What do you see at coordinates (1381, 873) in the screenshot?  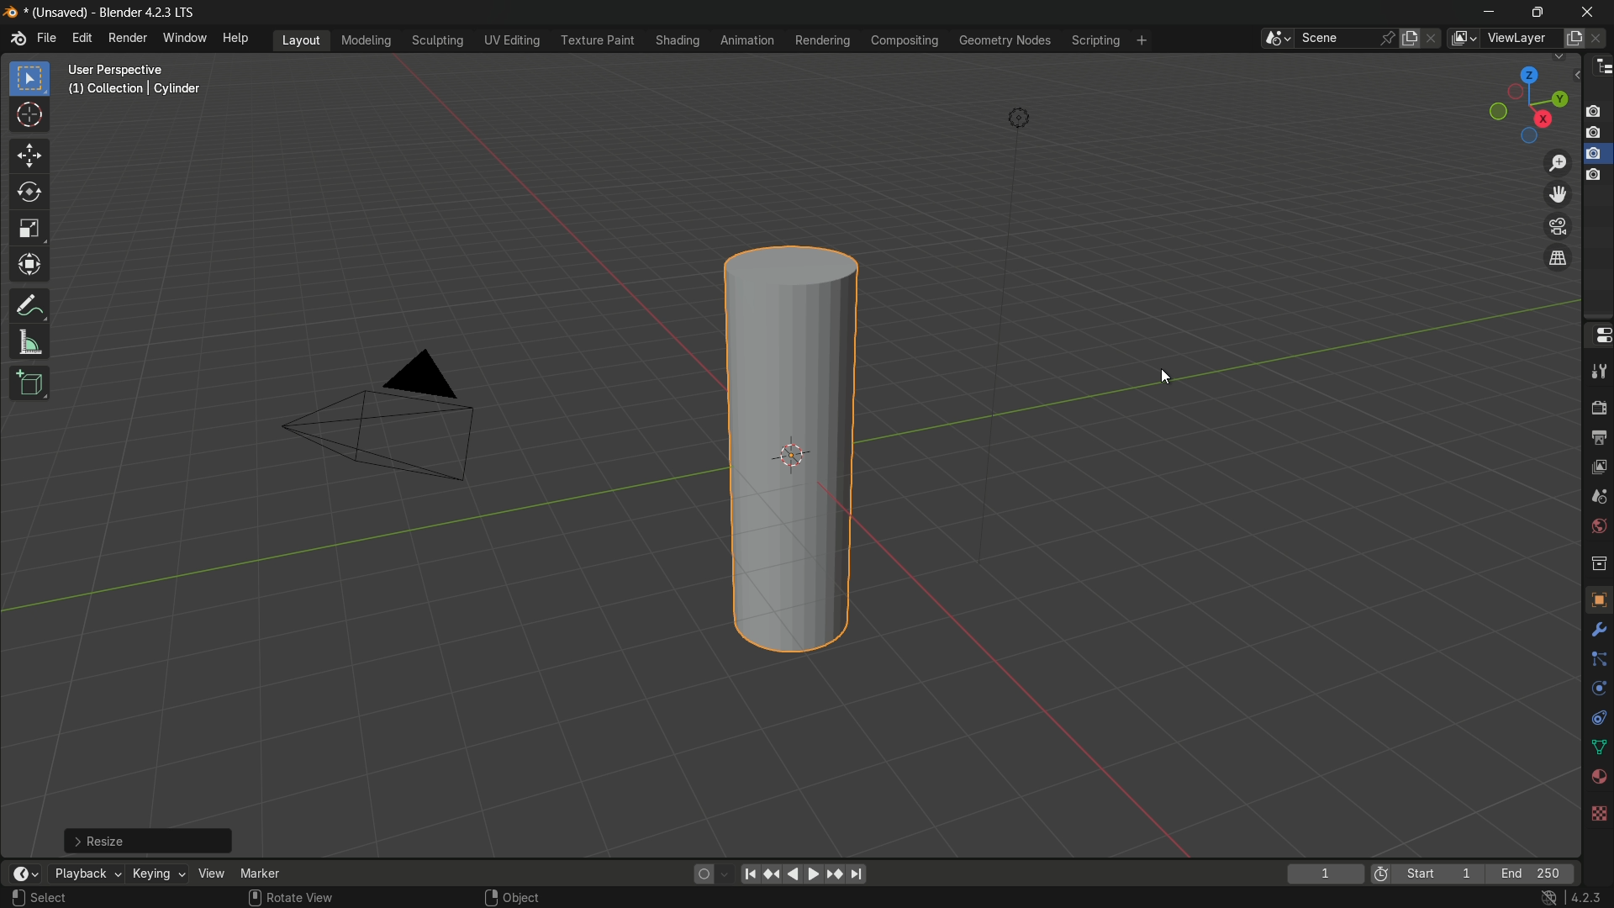 I see `icon` at bounding box center [1381, 873].